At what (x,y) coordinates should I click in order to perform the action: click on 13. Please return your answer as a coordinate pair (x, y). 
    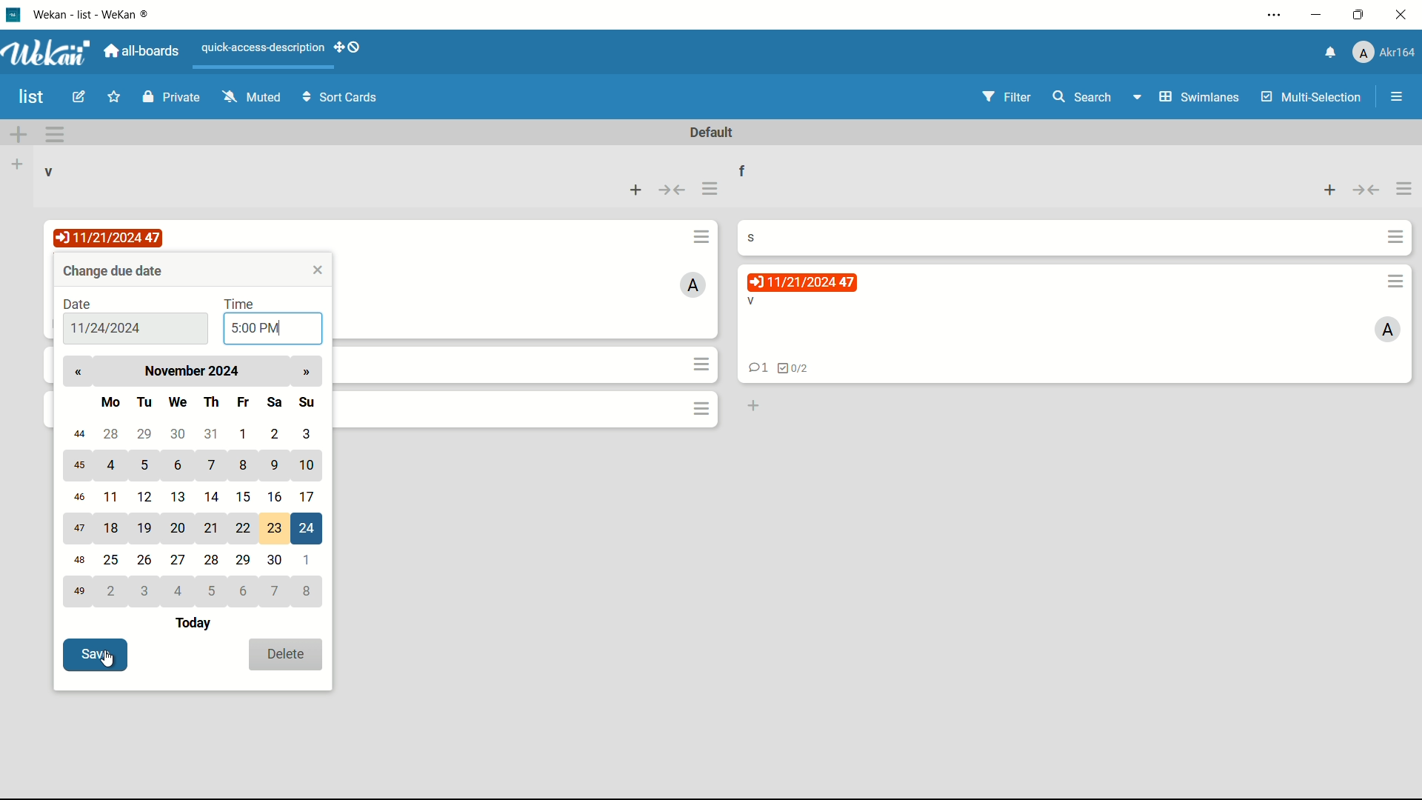
    Looking at the image, I should click on (181, 496).